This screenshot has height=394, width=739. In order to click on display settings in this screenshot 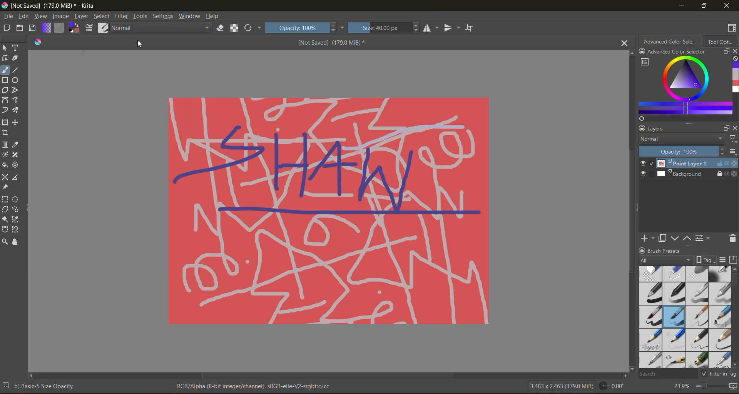, I will do `click(724, 259)`.